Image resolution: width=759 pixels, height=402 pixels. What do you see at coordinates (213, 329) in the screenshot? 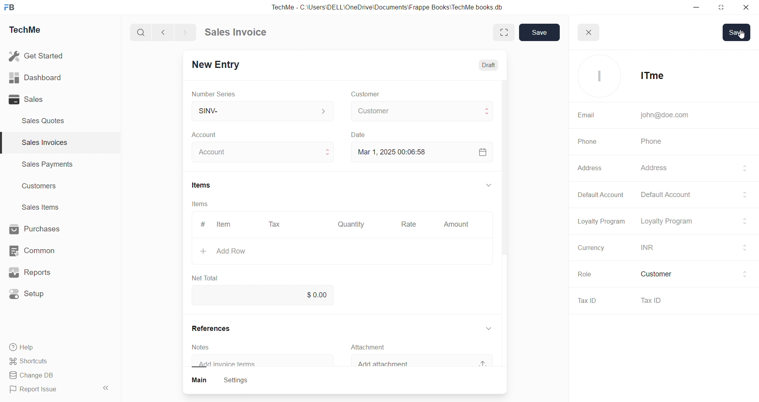
I see `References` at bounding box center [213, 329].